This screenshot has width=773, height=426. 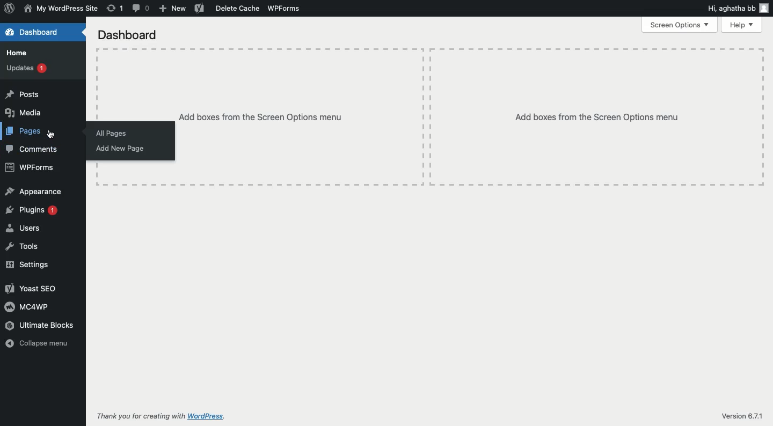 I want to click on Media, so click(x=25, y=114).